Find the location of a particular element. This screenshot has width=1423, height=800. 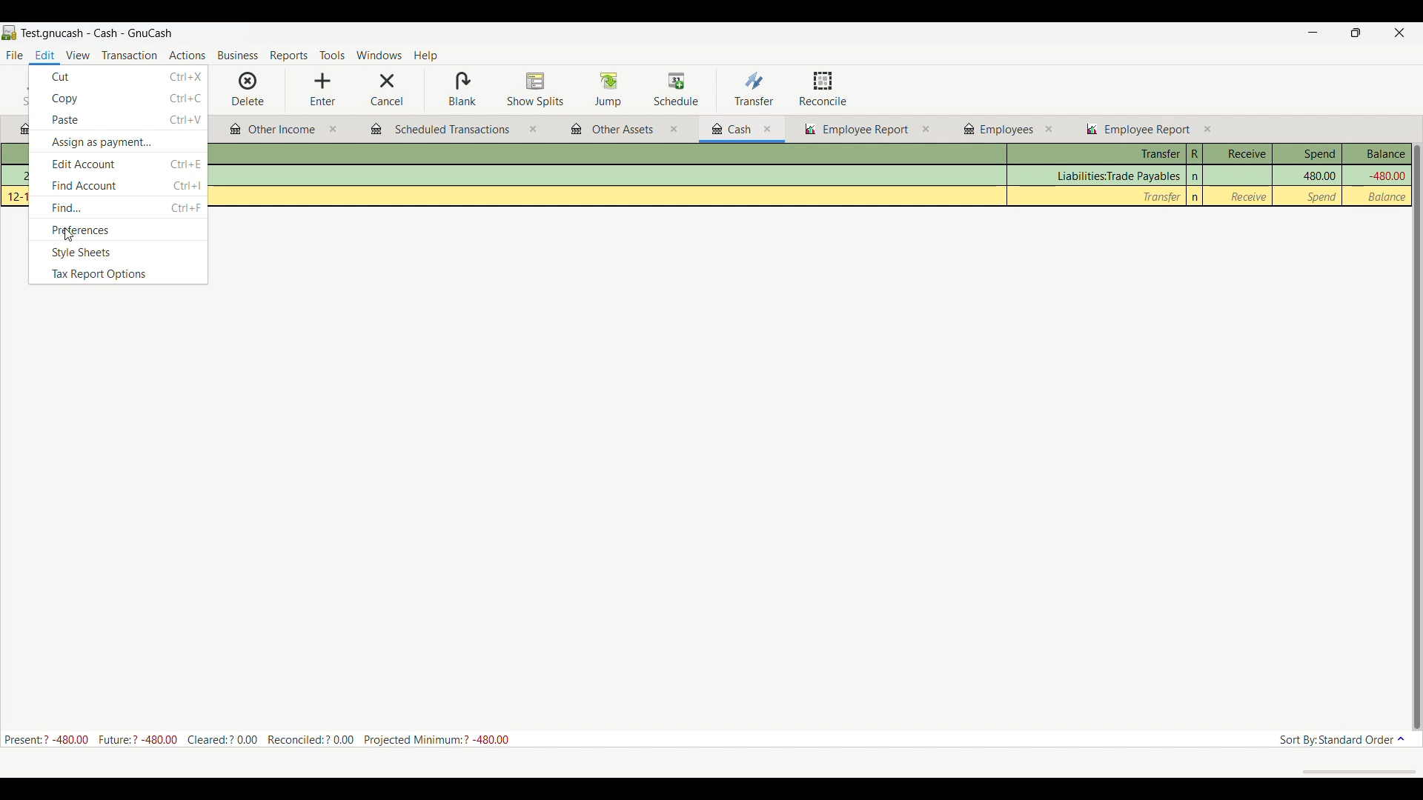

Balance column is located at coordinates (1385, 176).